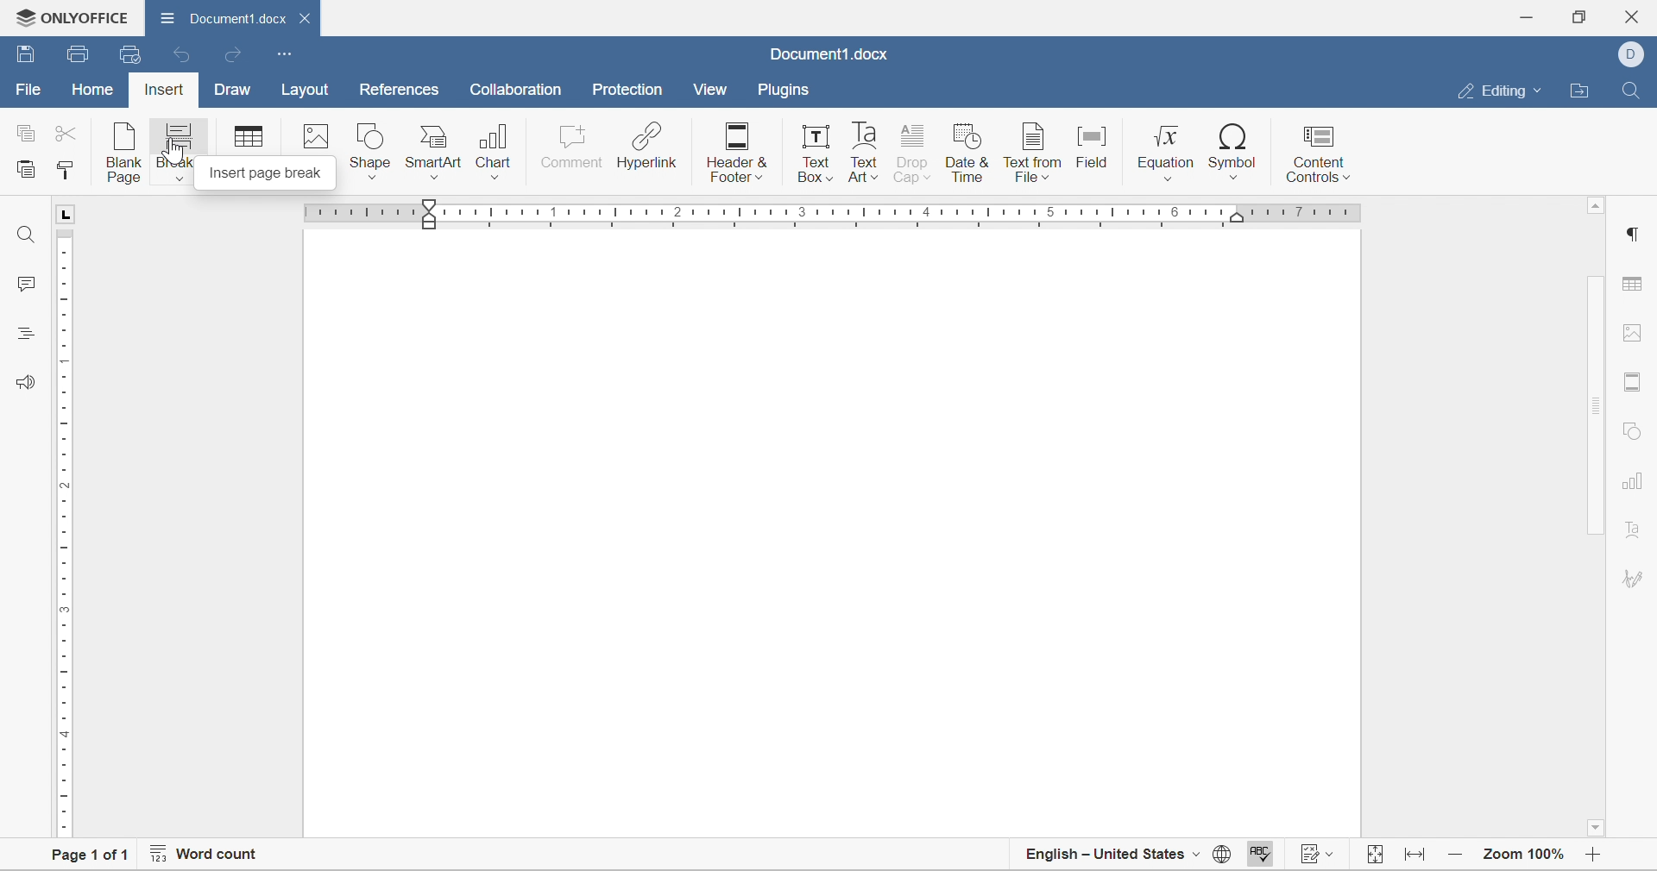  Describe the element at coordinates (1032, 153) in the screenshot. I see `Text from file` at that location.